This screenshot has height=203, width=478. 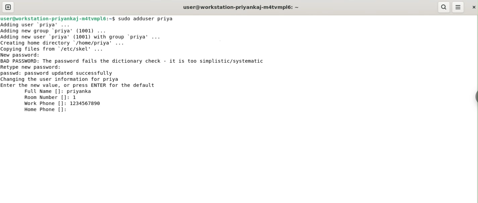 I want to click on BAD PASSWORD: The password fails the dictionary check. it is too simplistic/systematic, so click(x=141, y=61).